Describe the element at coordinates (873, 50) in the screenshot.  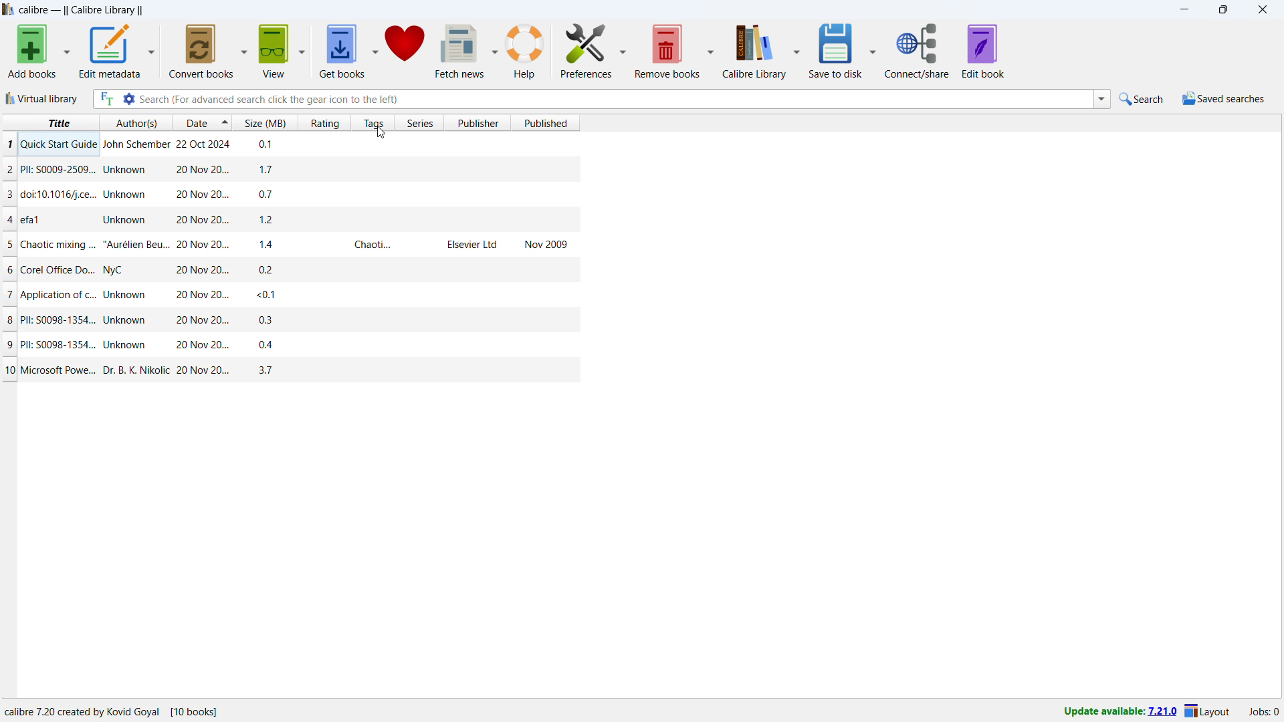
I see `save to disk options` at that location.